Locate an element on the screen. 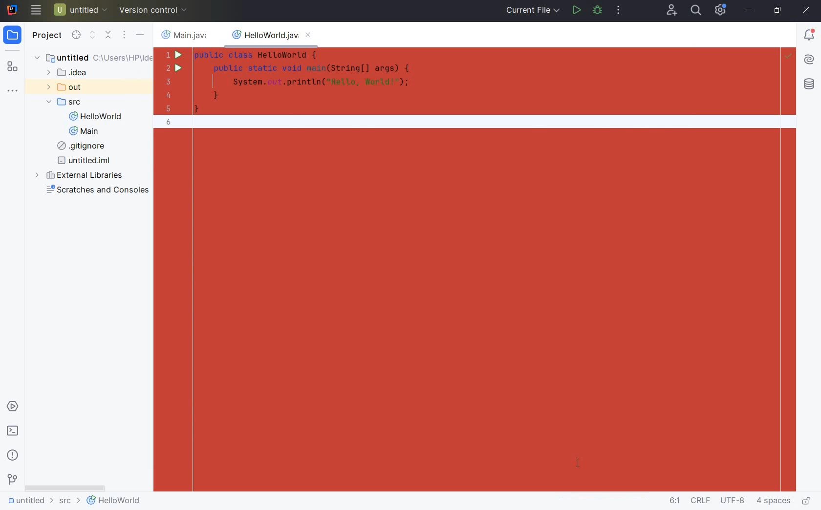 The height and width of the screenshot is (510, 821). external libraries is located at coordinates (82, 175).